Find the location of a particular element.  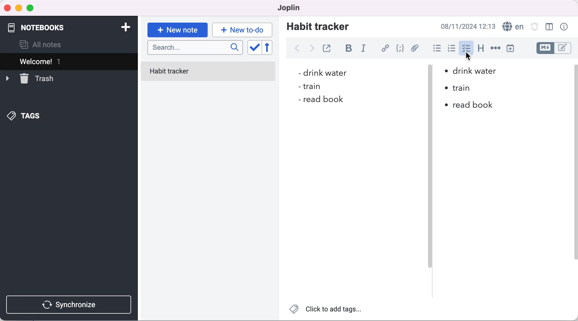

code is located at coordinates (401, 48).